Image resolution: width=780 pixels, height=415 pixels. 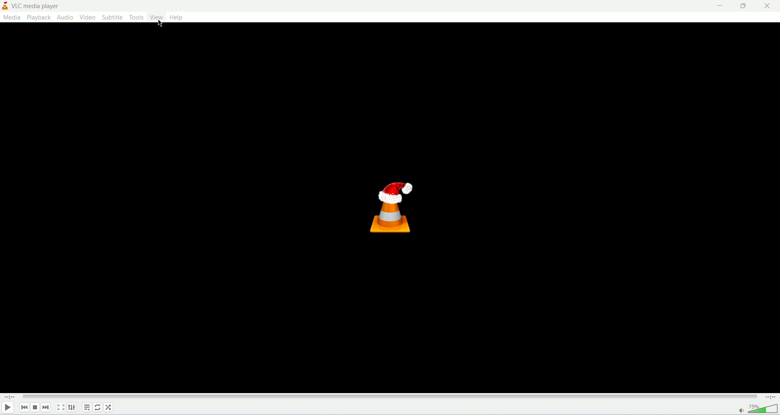 I want to click on vlc media player logo, so click(x=394, y=203).